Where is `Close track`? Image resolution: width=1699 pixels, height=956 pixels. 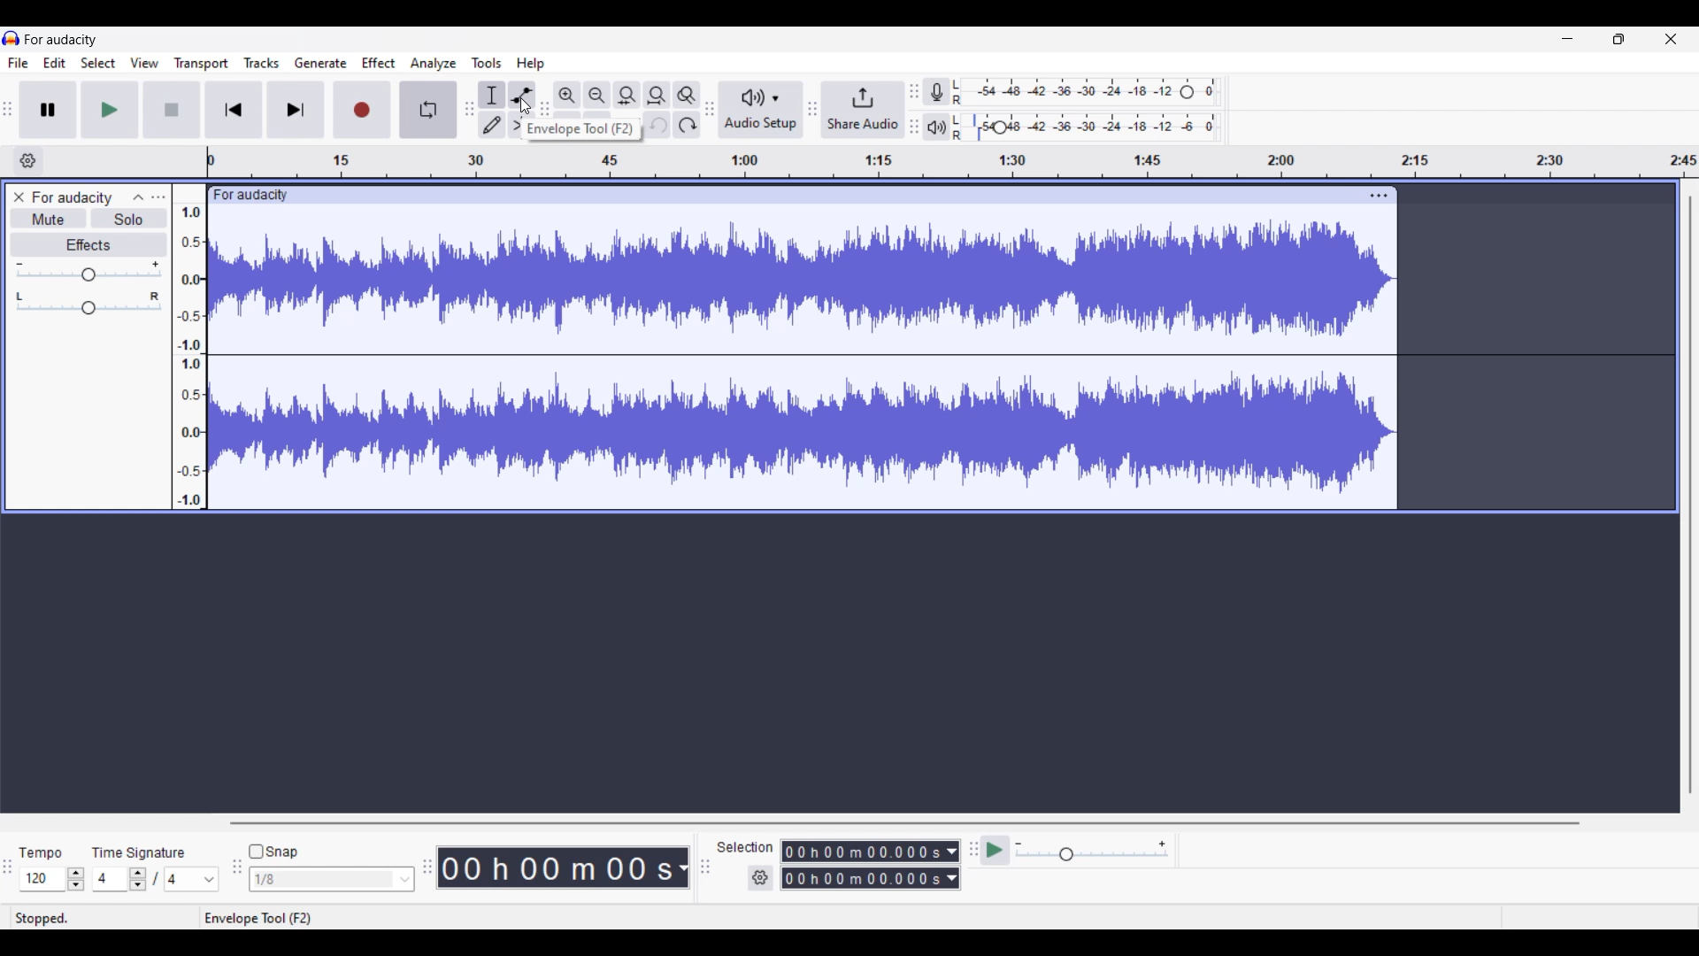 Close track is located at coordinates (19, 197).